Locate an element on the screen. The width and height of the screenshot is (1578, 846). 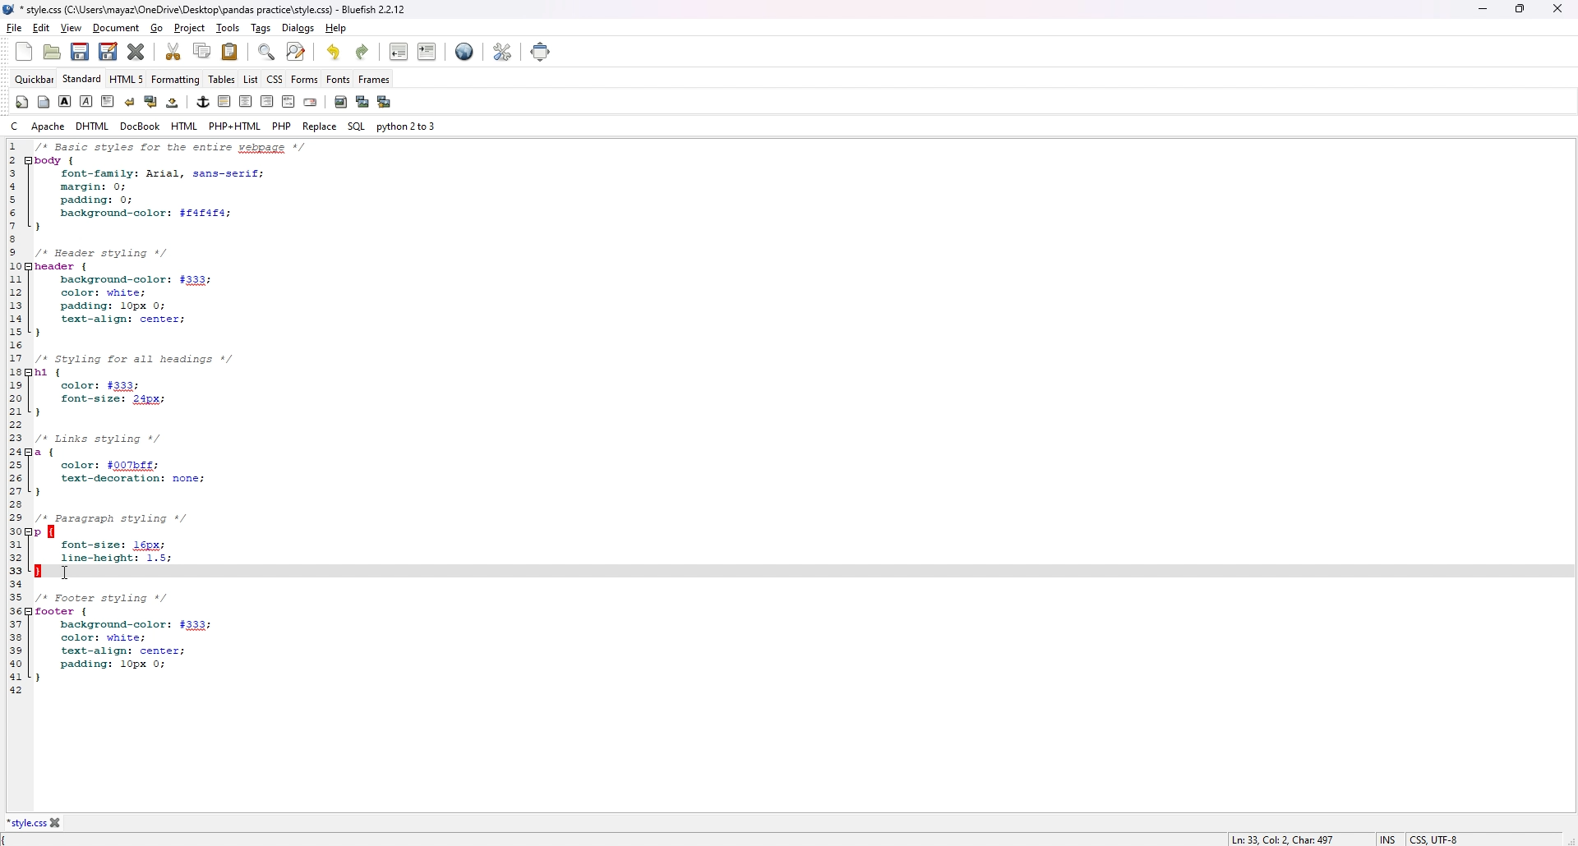
non-breaking space is located at coordinates (172, 103).